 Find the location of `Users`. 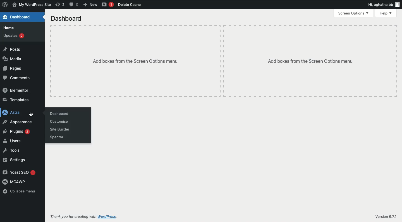

Users is located at coordinates (14, 141).